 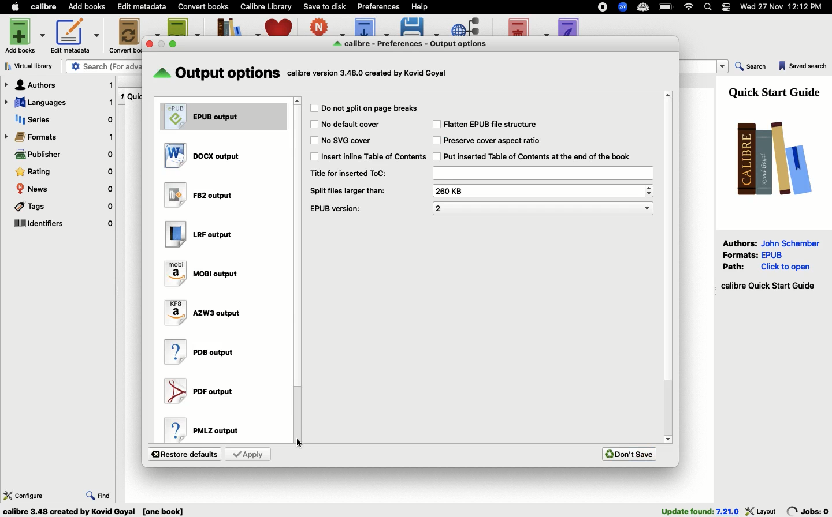 I want to click on Publisher, so click(x=64, y=156).